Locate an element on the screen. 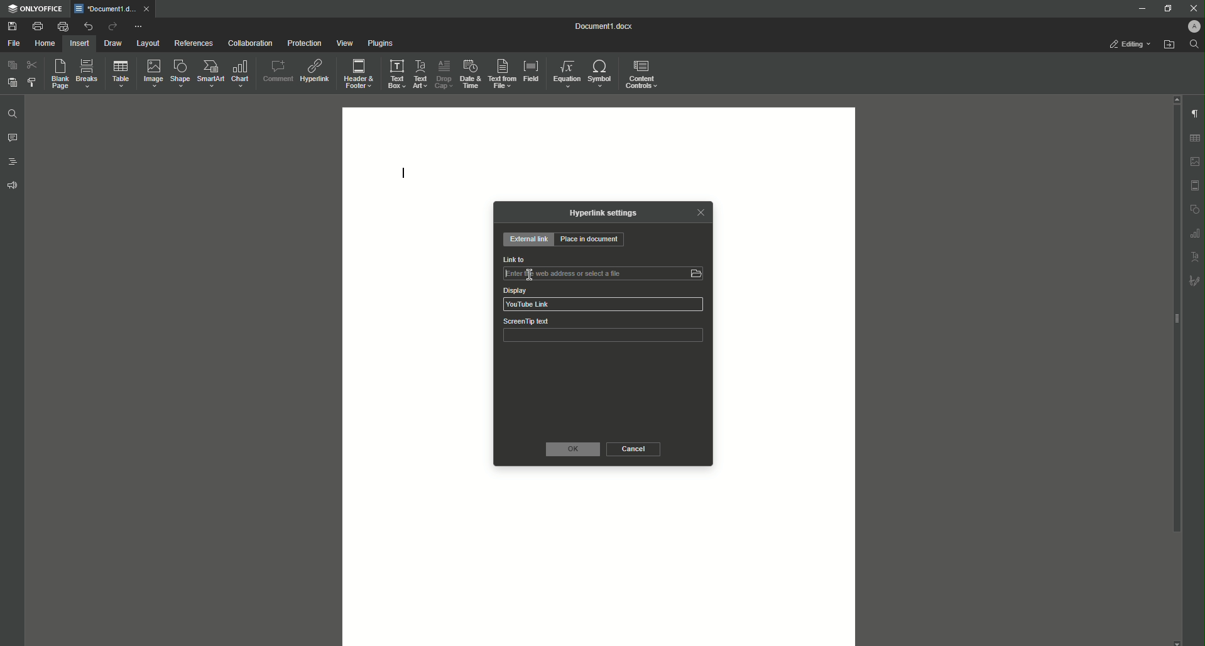 The width and height of the screenshot is (1205, 646). Text Art settings is located at coordinates (1196, 257).